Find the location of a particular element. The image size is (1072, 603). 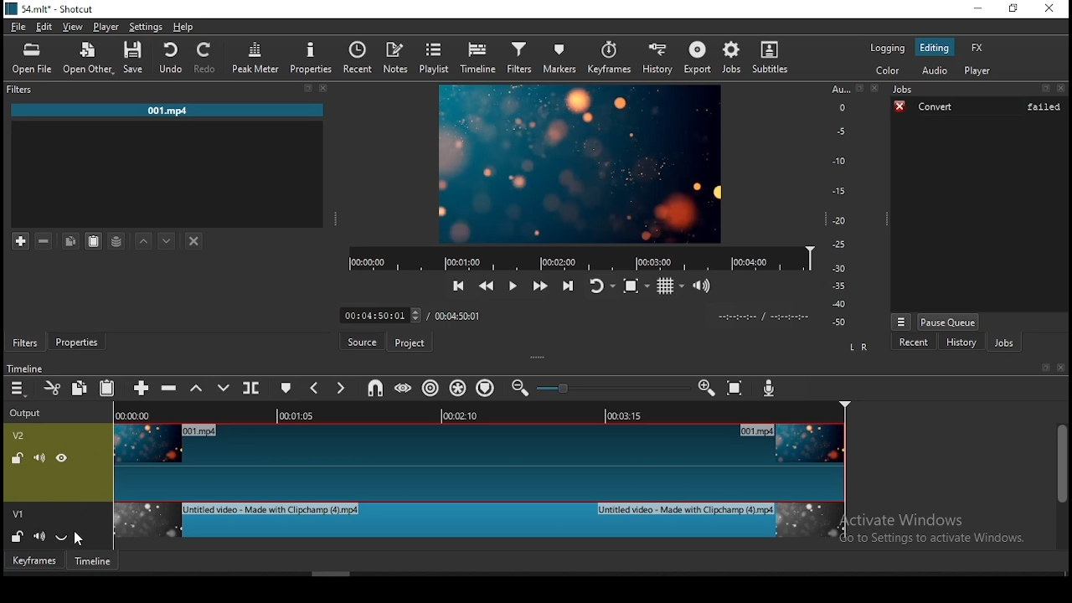

54 mlt* -shotcut is located at coordinates (48, 8).